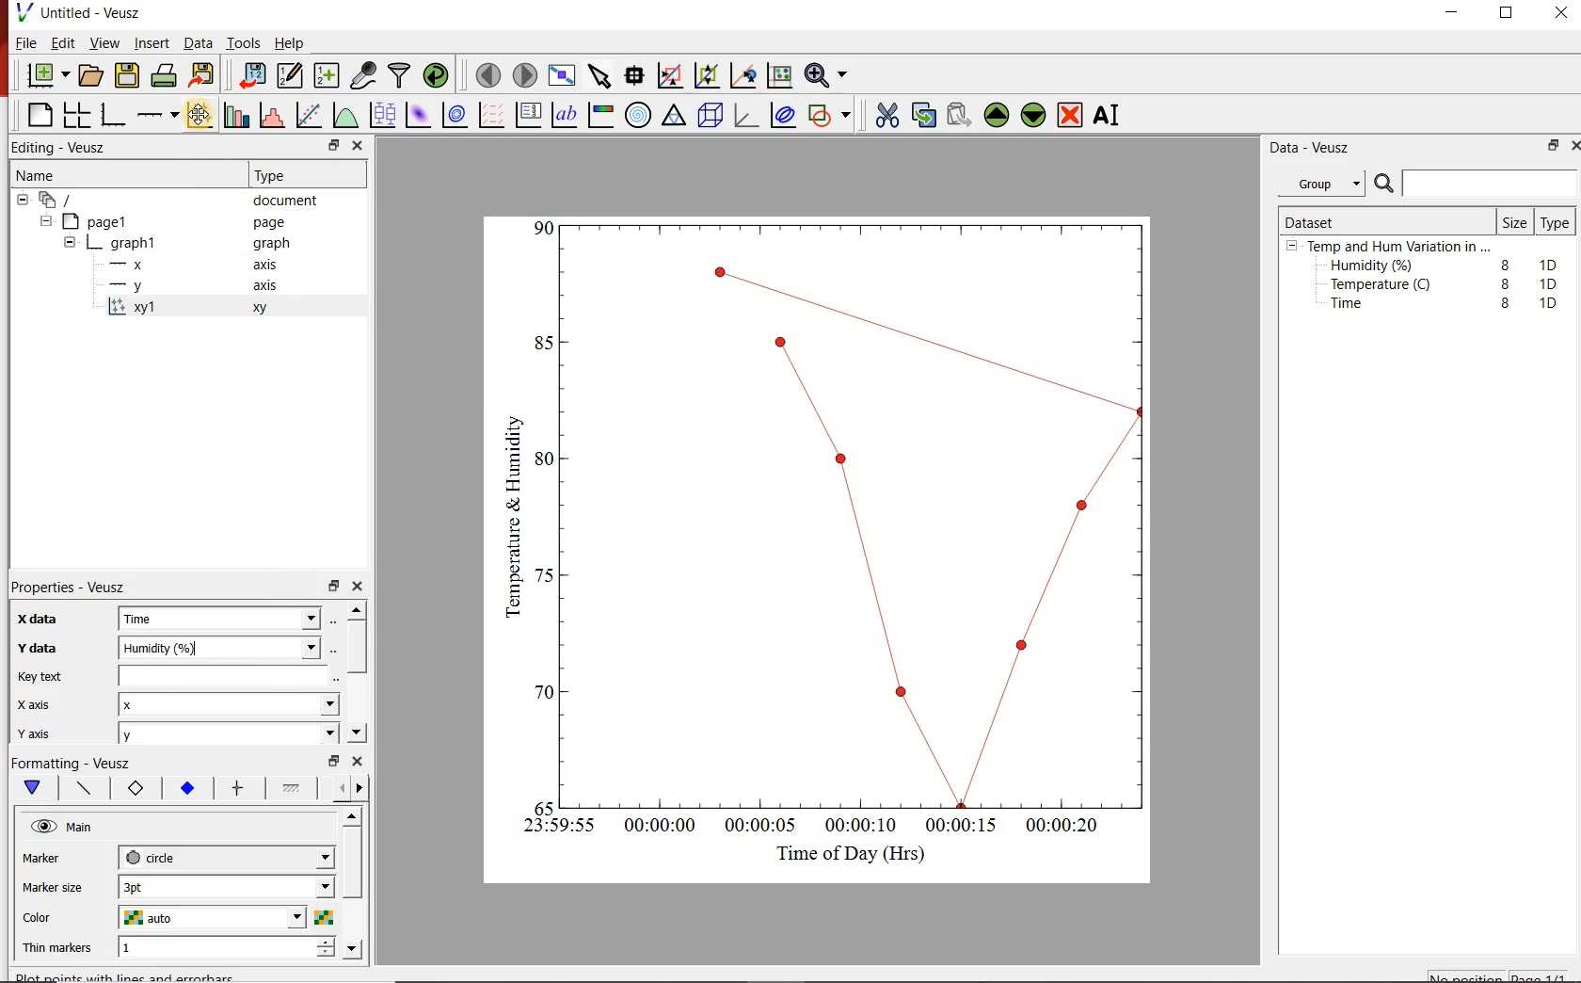  Describe the element at coordinates (1506, 303) in the screenshot. I see `8` at that location.